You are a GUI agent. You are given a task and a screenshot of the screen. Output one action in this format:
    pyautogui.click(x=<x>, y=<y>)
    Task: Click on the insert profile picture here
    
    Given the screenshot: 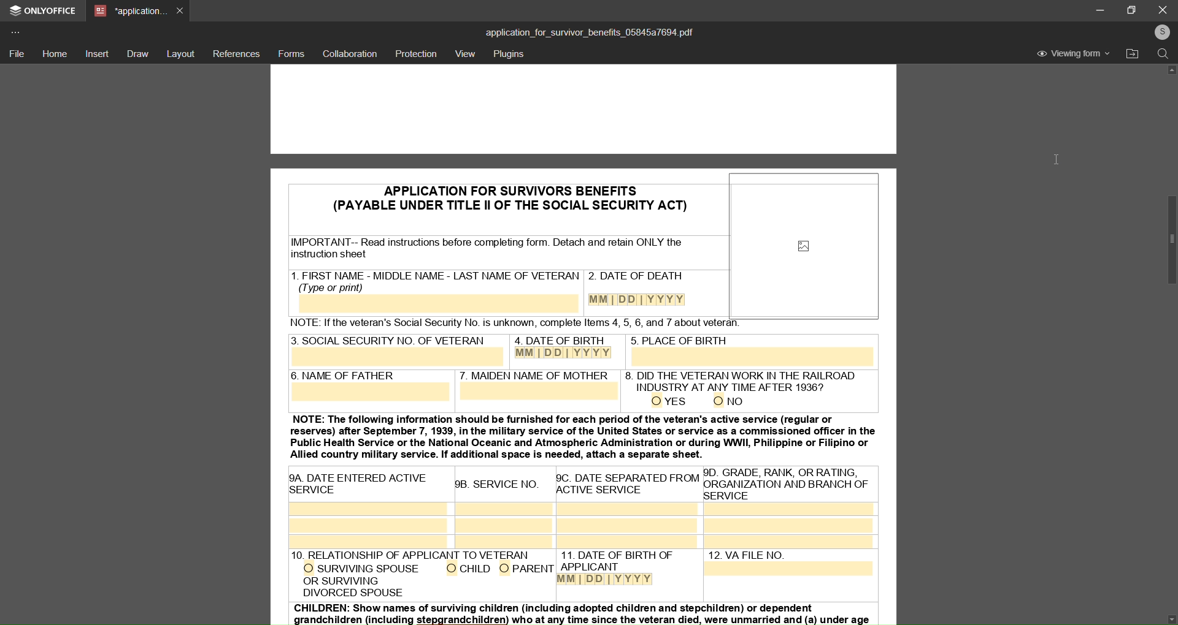 What is the action you would take?
    pyautogui.click(x=807, y=244)
    